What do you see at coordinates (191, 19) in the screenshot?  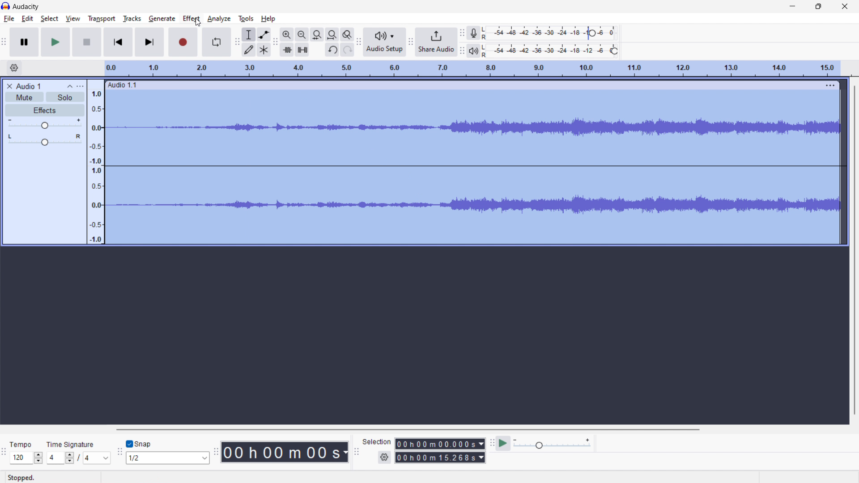 I see `effect` at bounding box center [191, 19].